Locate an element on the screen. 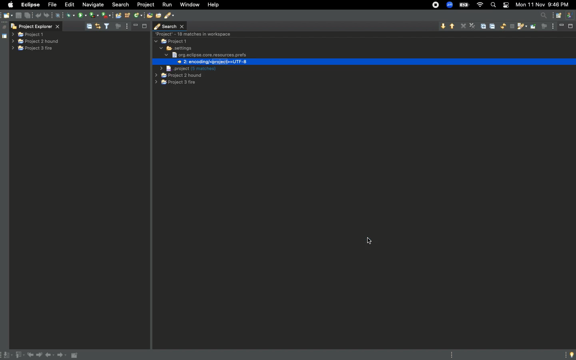 This screenshot has height=360, width=576. new java class is located at coordinates (138, 16).